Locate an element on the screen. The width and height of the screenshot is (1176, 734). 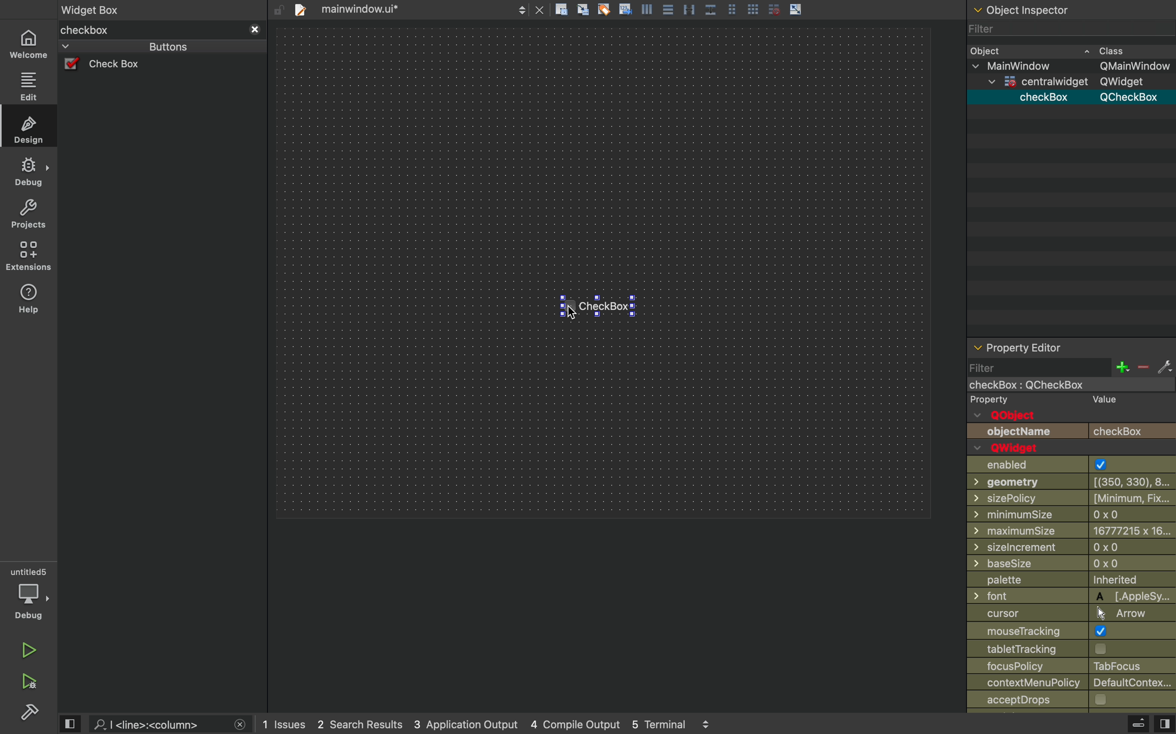
disable grid snap is located at coordinates (772, 9).